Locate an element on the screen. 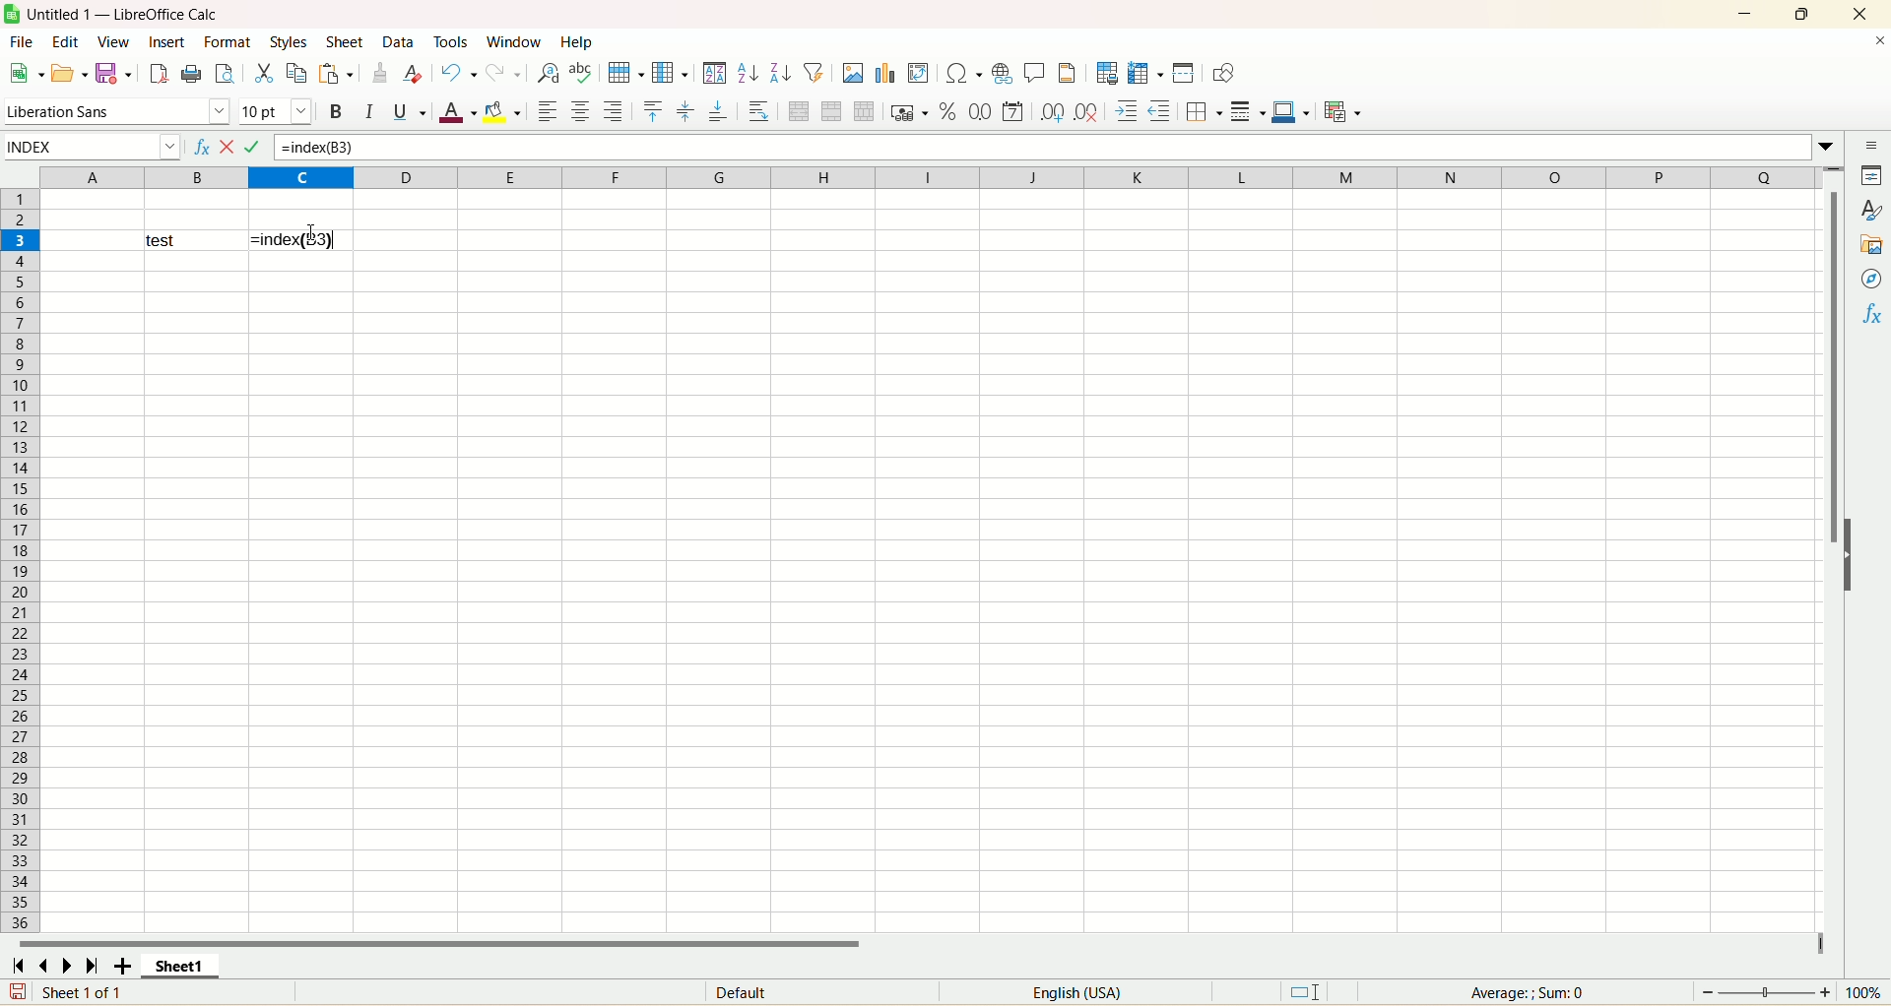 This screenshot has width=1891, height=1006. row number highlighted is located at coordinates (20, 241).